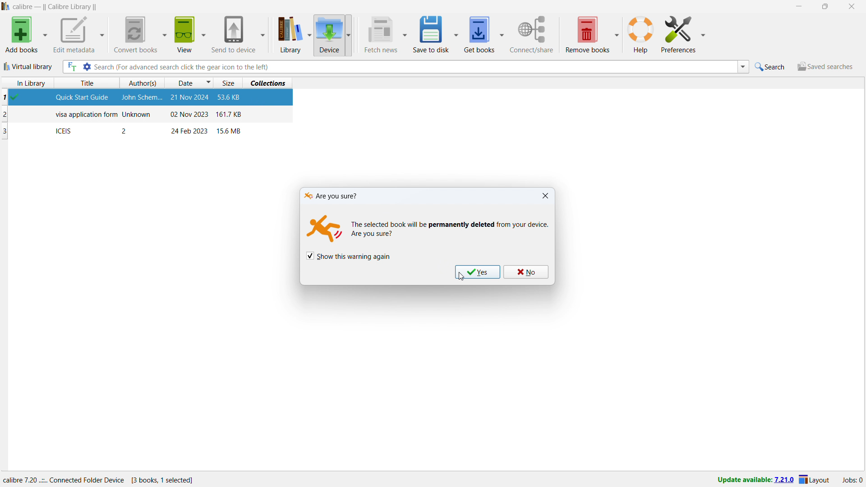 The image size is (866, 487). Describe the element at coordinates (527, 271) in the screenshot. I see `no` at that location.